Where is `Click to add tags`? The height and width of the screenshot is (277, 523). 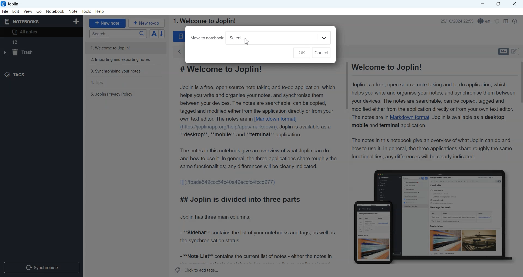
Click to add tags is located at coordinates (197, 270).